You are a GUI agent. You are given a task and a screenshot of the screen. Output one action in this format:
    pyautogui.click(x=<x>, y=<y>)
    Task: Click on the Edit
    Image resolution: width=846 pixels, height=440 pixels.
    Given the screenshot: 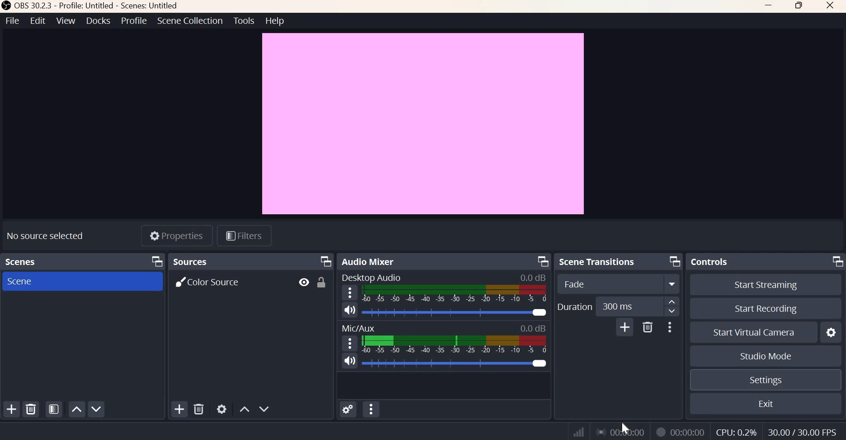 What is the action you would take?
    pyautogui.click(x=37, y=21)
    